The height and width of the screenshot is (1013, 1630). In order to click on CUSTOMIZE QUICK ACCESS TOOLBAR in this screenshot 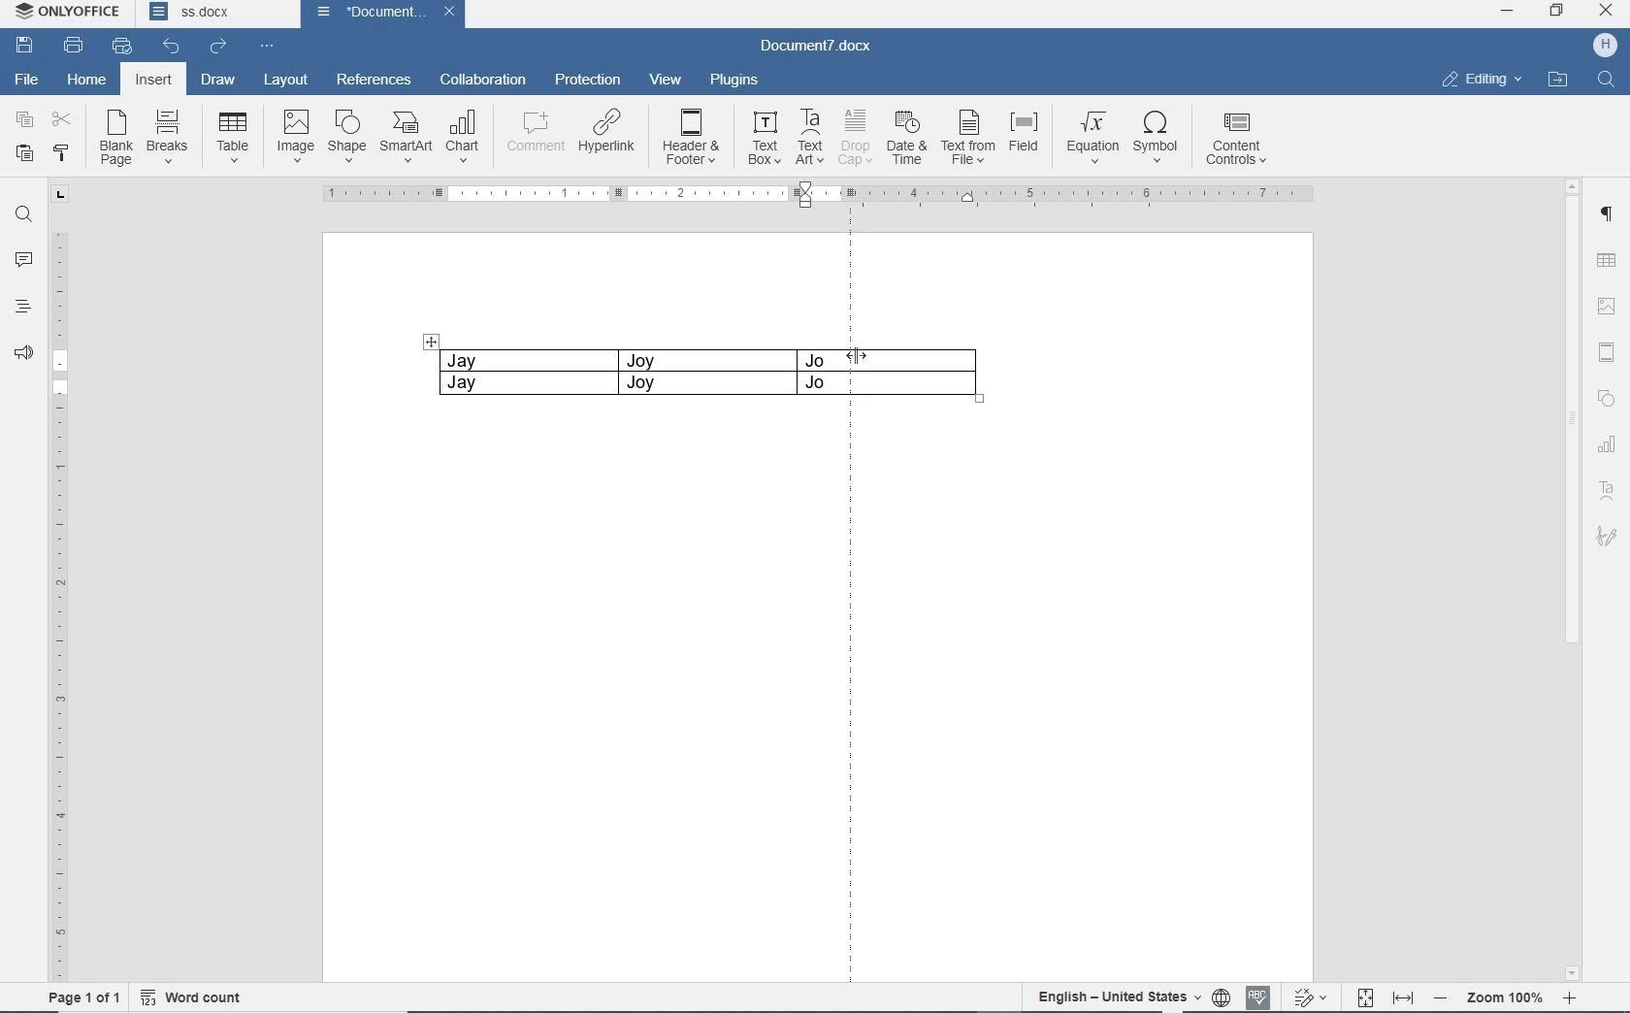, I will do `click(263, 47)`.